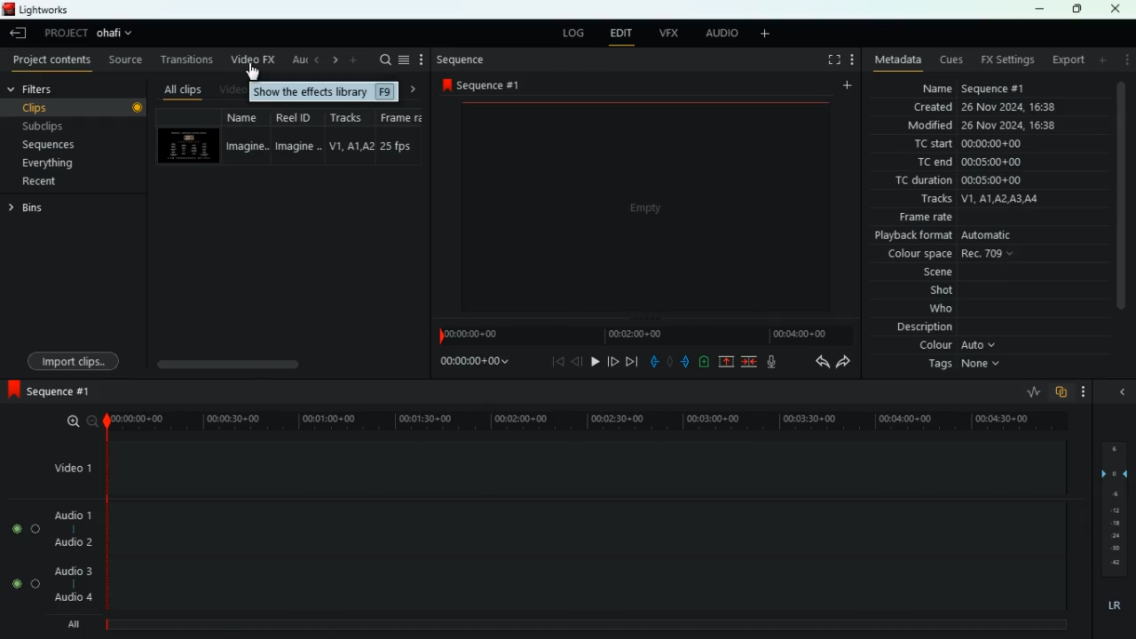  Describe the element at coordinates (722, 363) in the screenshot. I see `up` at that location.